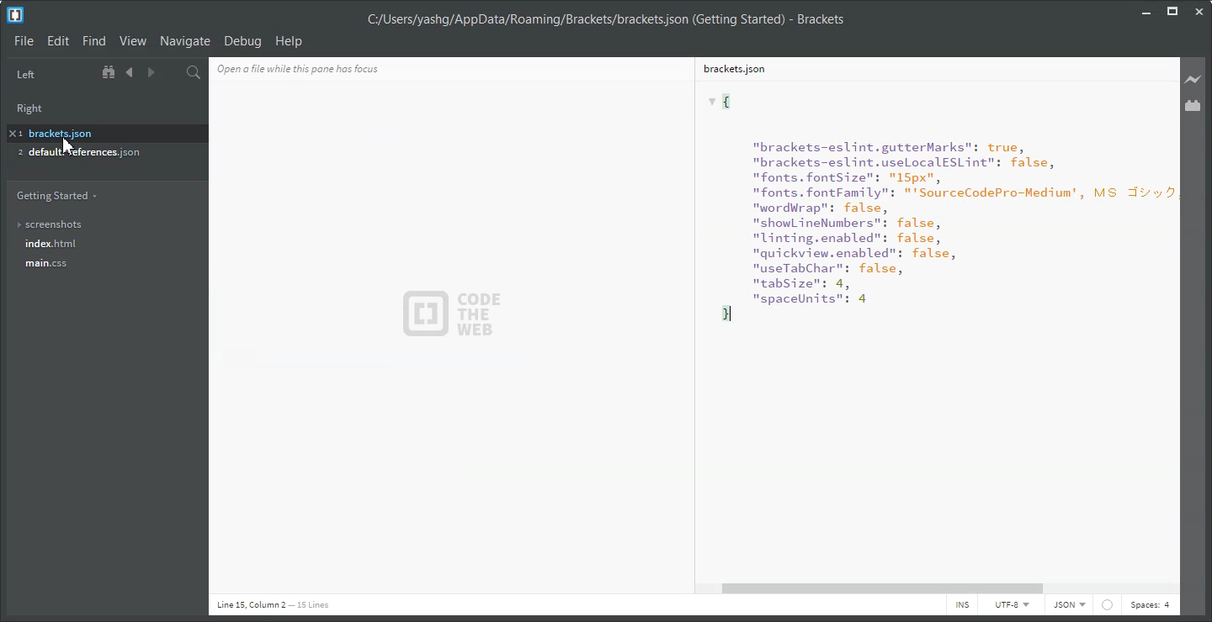  I want to click on File, so click(24, 40).